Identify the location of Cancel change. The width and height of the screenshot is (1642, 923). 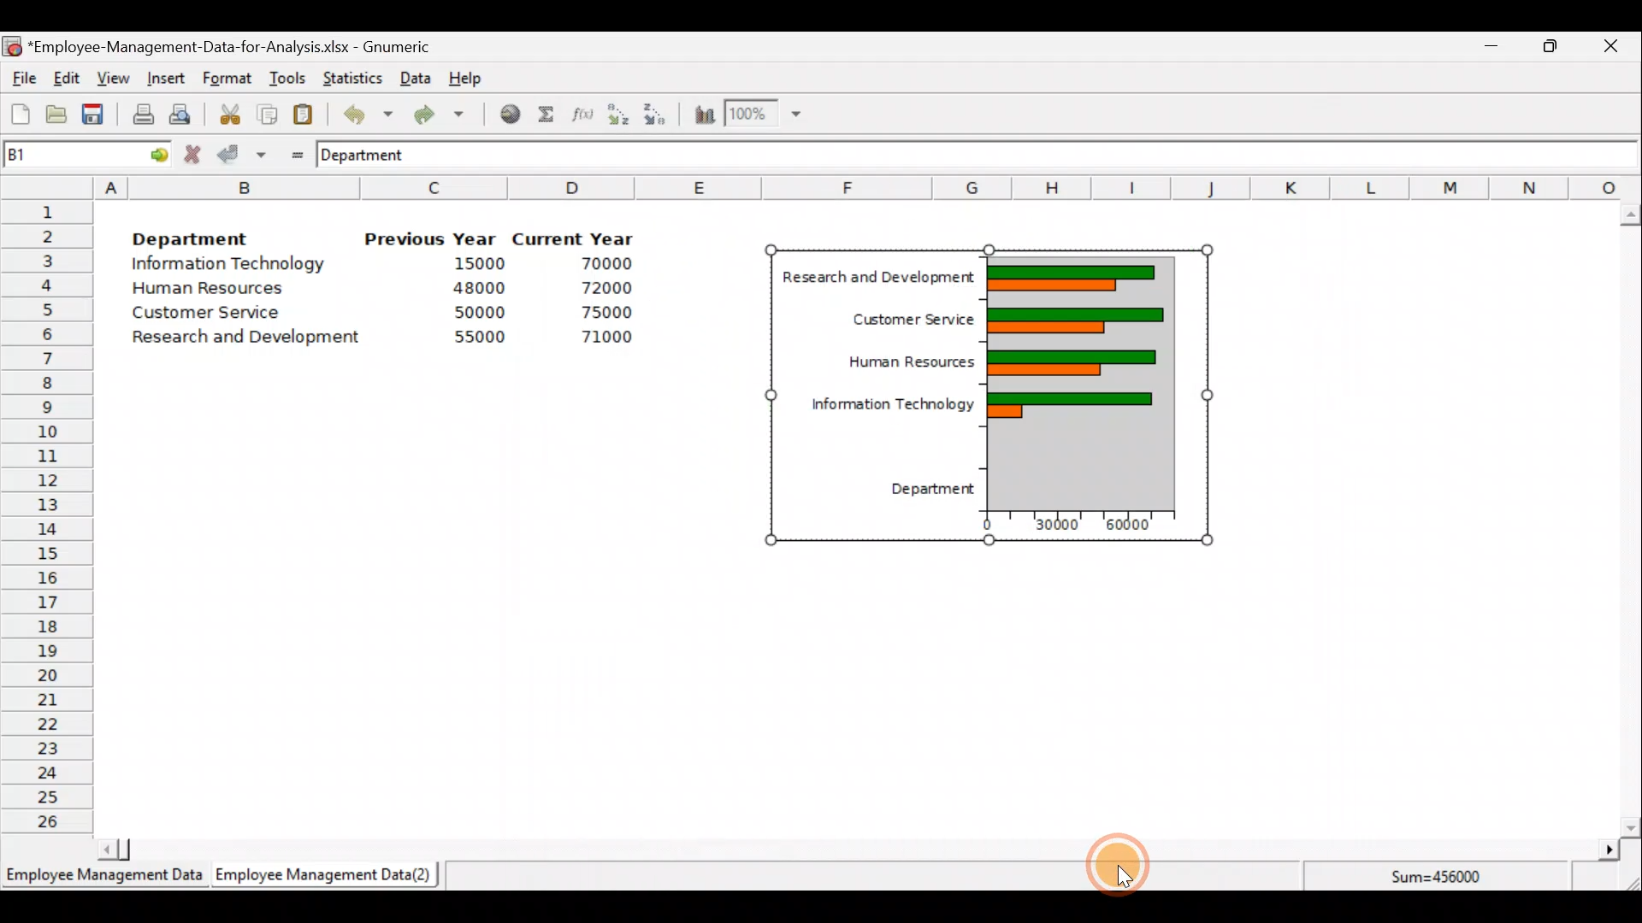
(195, 154).